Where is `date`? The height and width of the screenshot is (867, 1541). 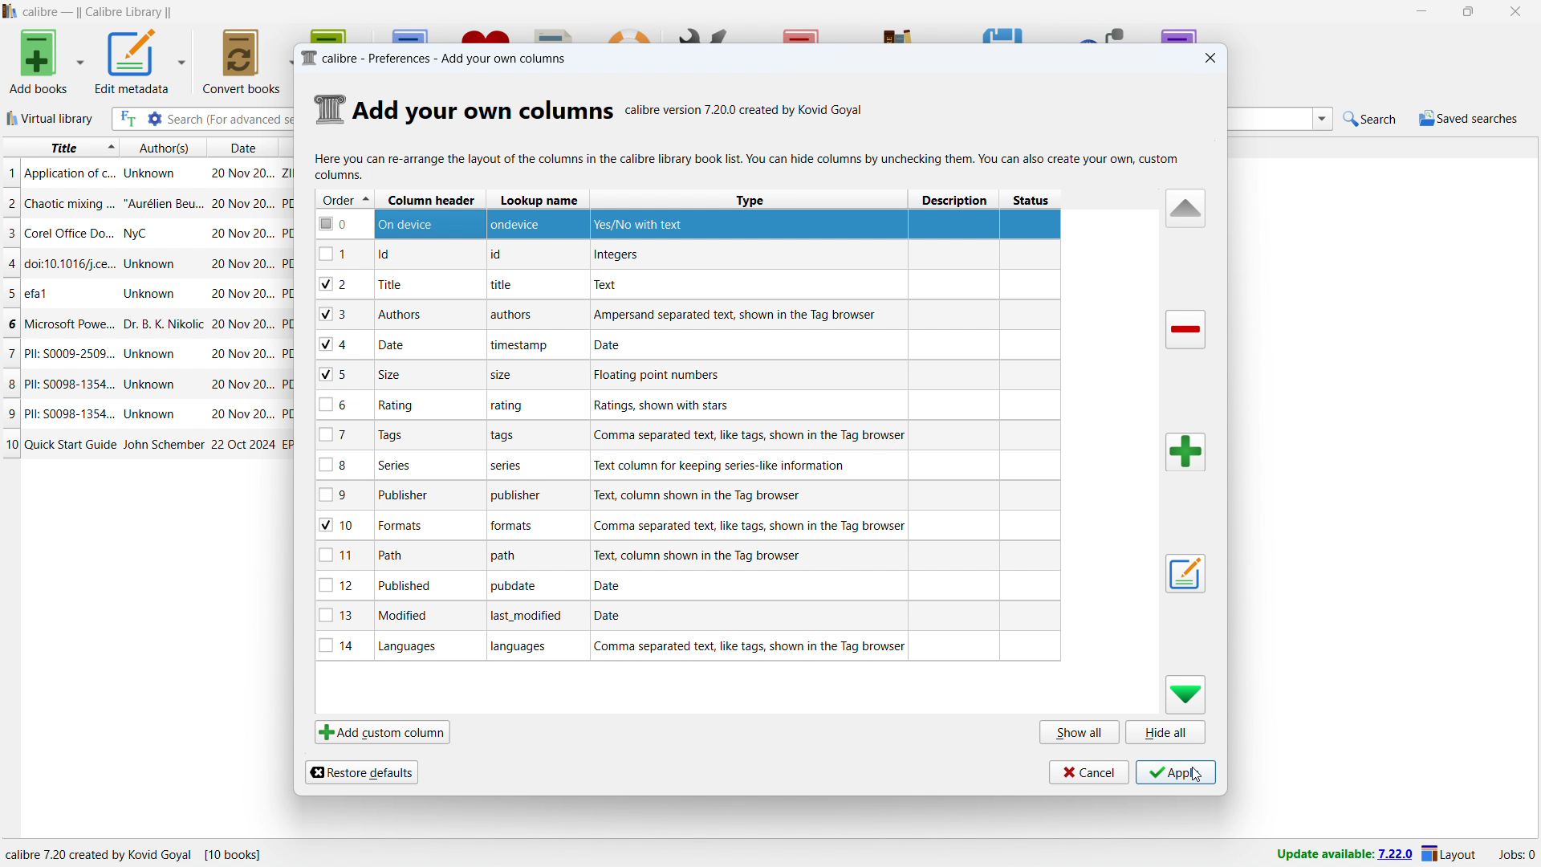 date is located at coordinates (243, 385).